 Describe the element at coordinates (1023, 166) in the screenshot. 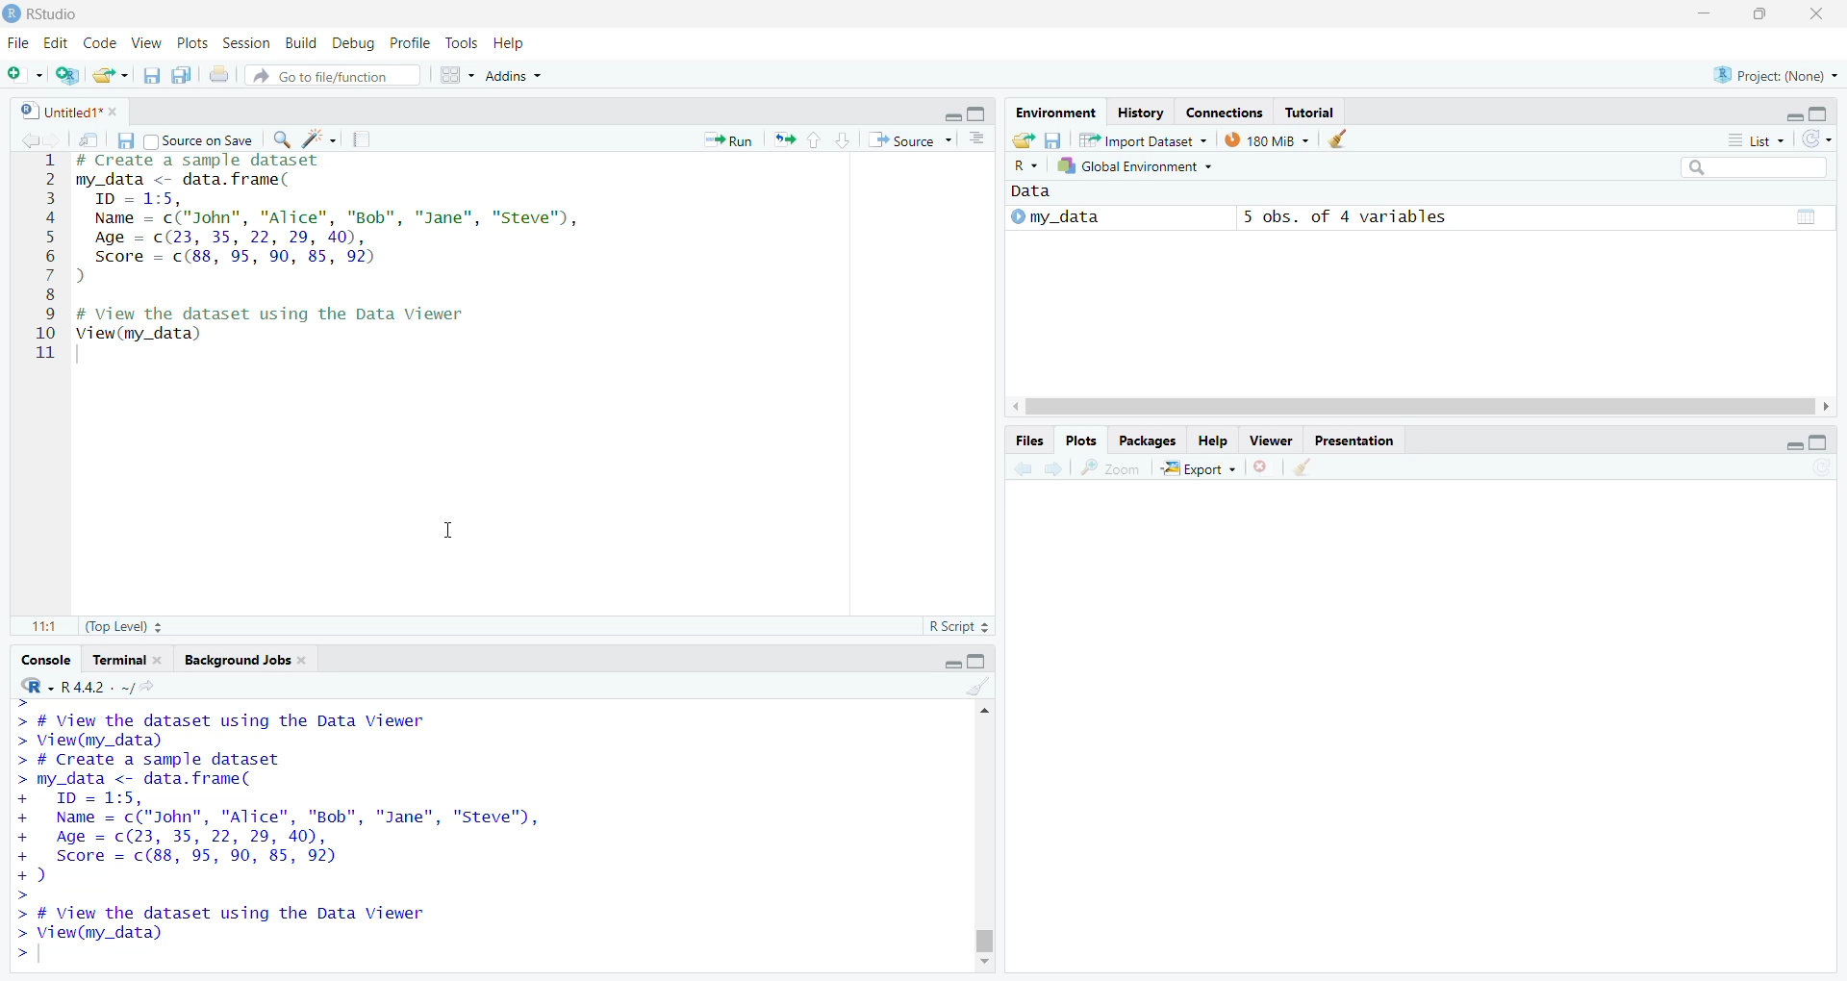

I see `R` at that location.